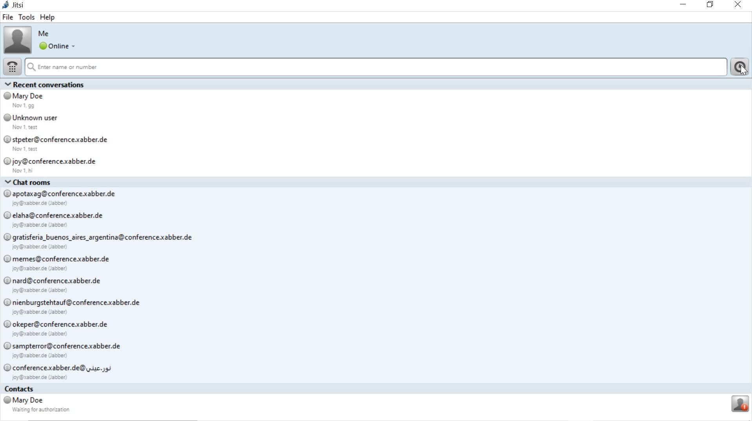 This screenshot has width=752, height=421. Describe the element at coordinates (376, 281) in the screenshot. I see `recent chat rooms joined` at that location.